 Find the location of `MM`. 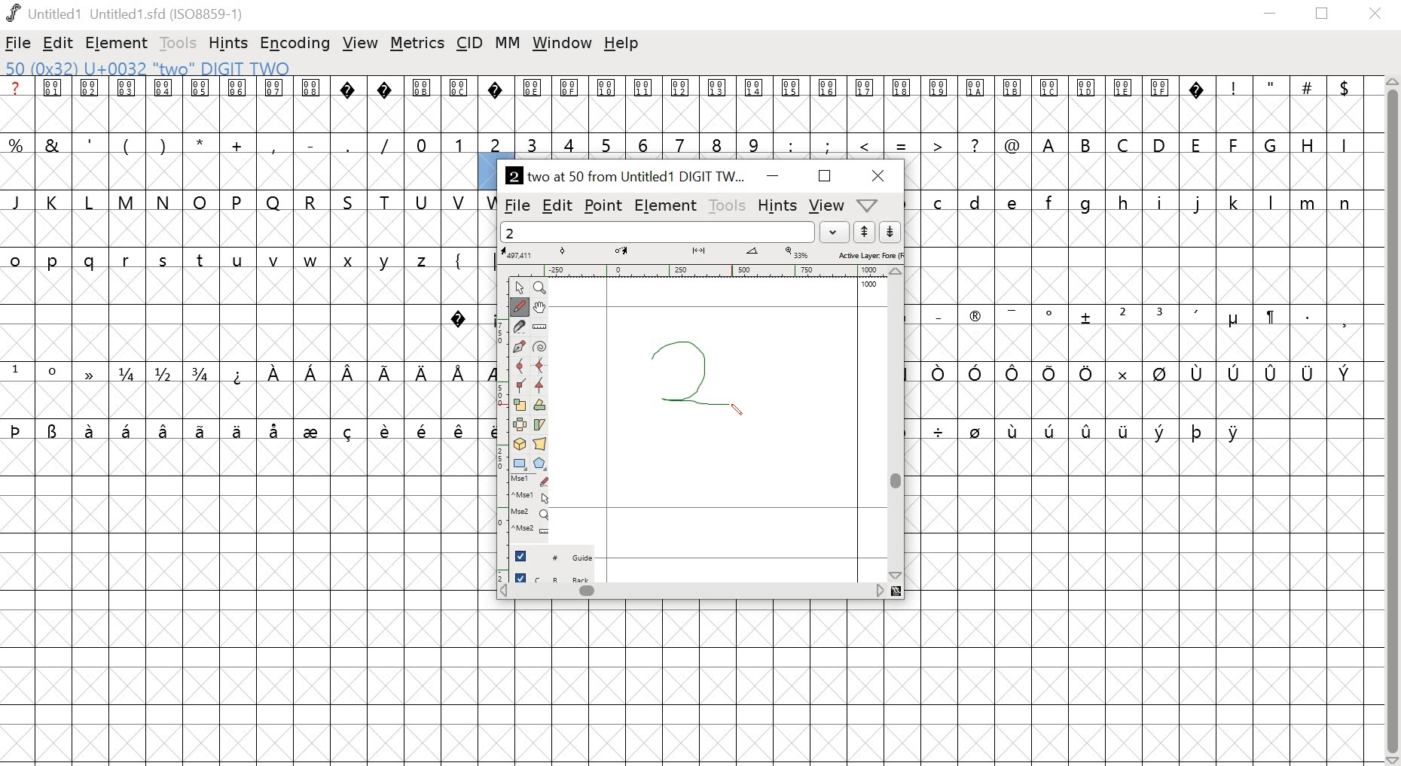

MM is located at coordinates (505, 44).